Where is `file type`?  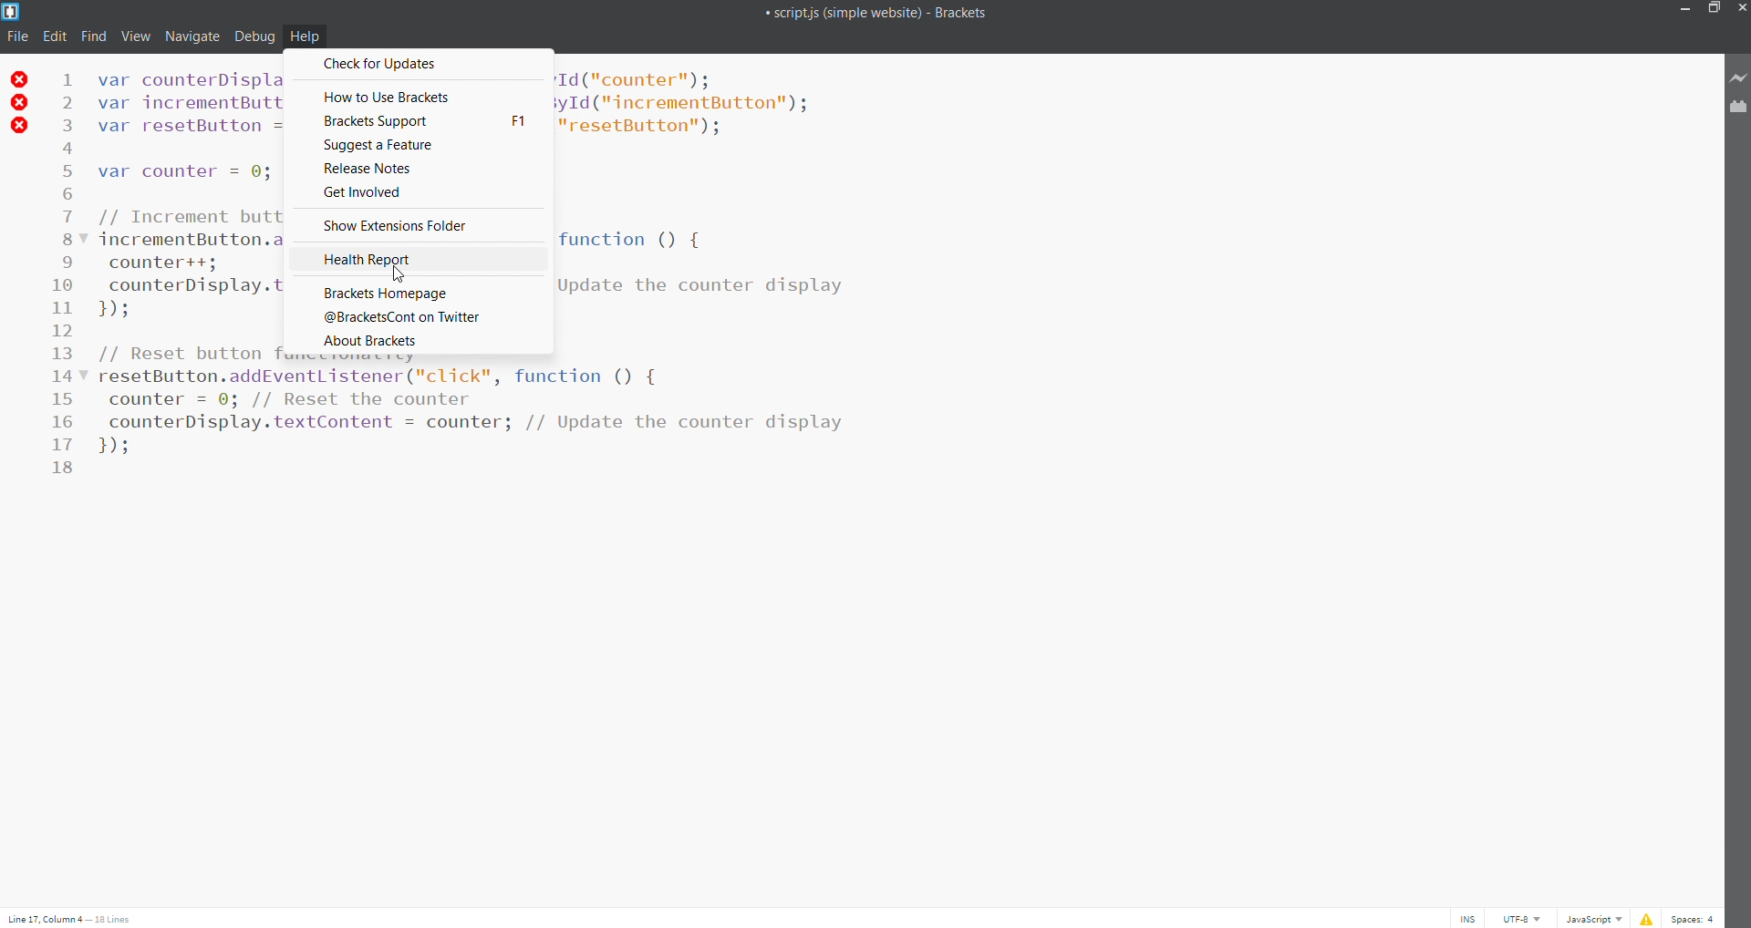
file type is located at coordinates (1590, 918).